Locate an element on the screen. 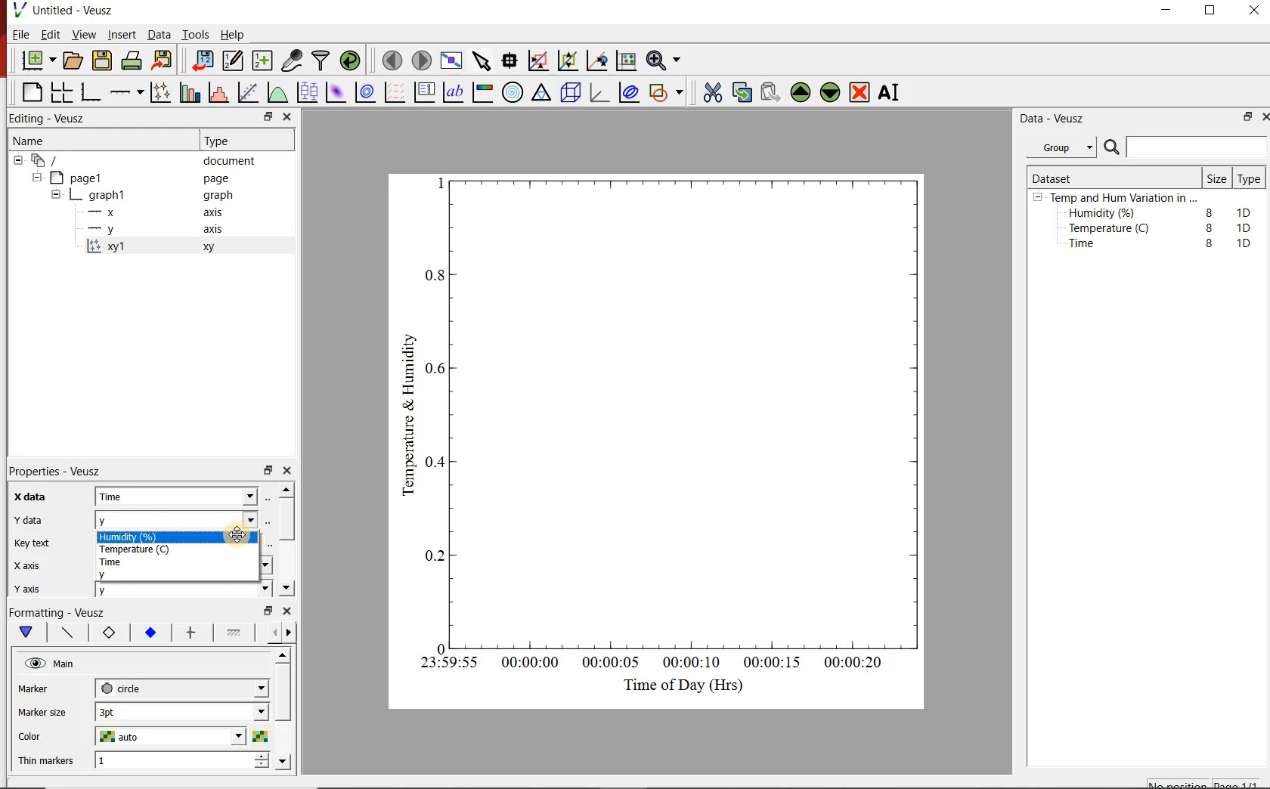 The width and height of the screenshot is (1270, 789). histogram of a dataset is located at coordinates (221, 92).